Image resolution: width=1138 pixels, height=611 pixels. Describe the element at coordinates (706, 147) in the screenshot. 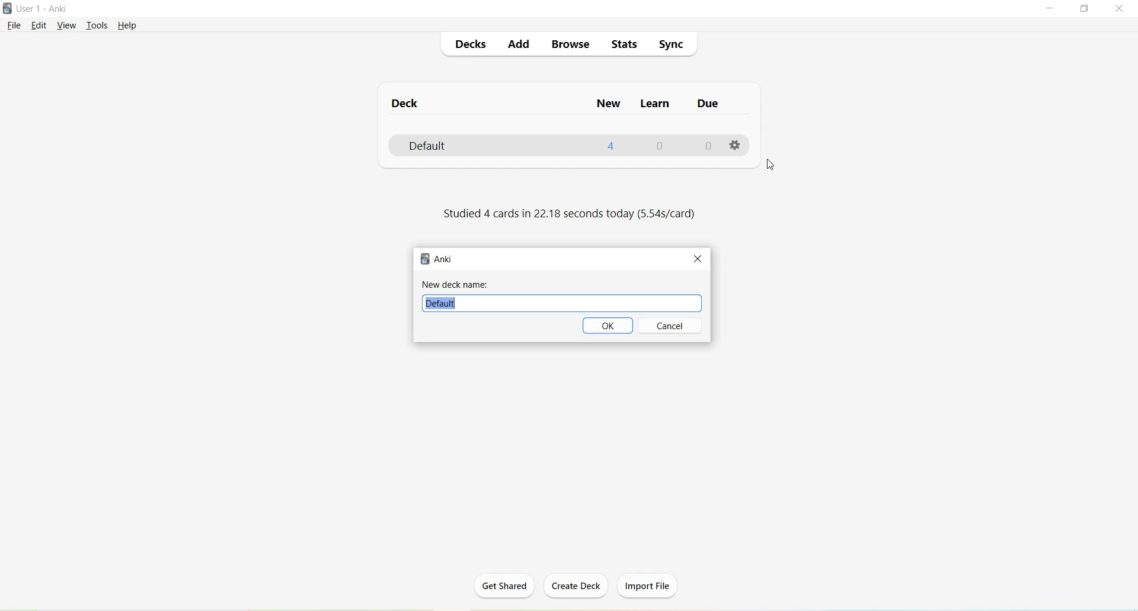

I see `0` at that location.